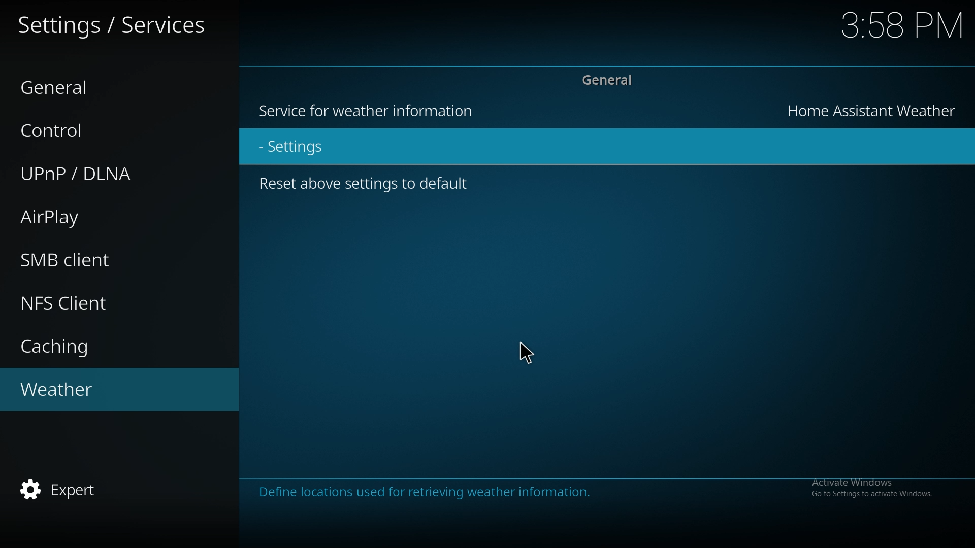 The width and height of the screenshot is (975, 548). Describe the element at coordinates (875, 110) in the screenshot. I see `Home assistant weather` at that location.